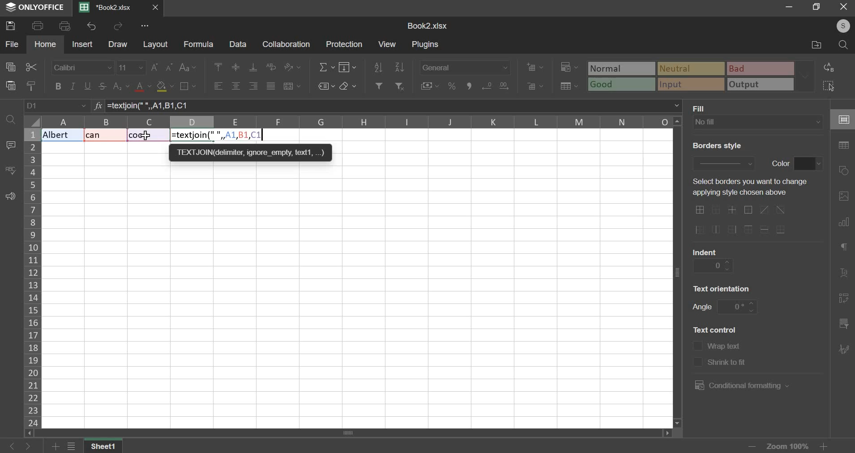 The image size is (855, 453). I want to click on justified, so click(270, 85).